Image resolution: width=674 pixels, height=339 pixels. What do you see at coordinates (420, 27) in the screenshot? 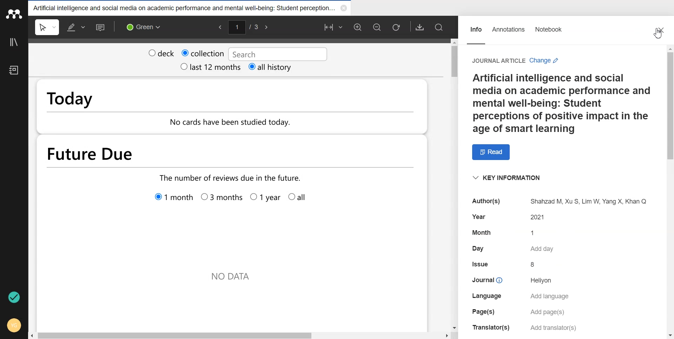
I see `Download` at bounding box center [420, 27].